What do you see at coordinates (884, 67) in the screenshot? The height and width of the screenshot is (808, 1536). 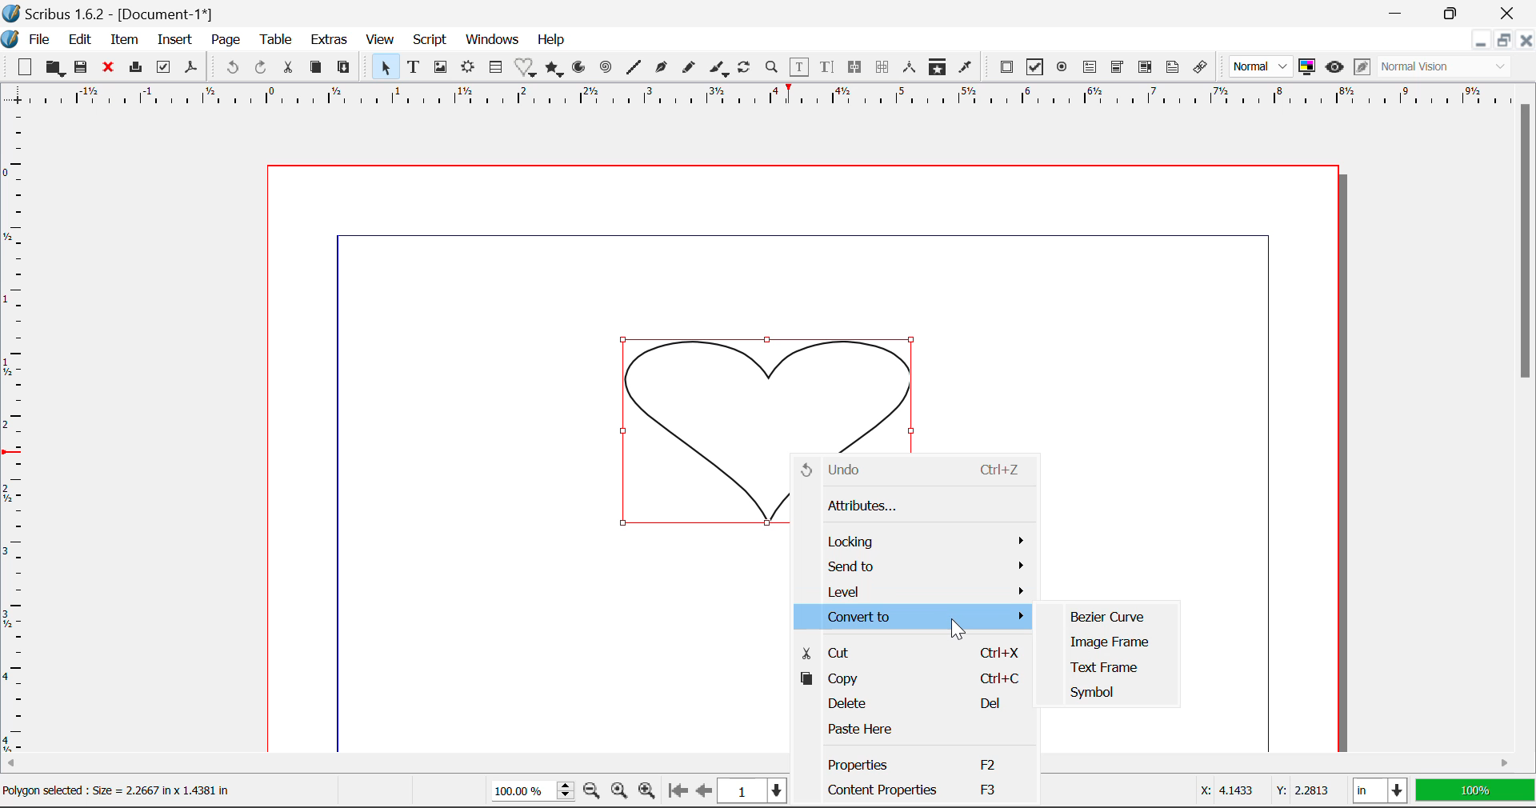 I see `Delink Text Frames` at bounding box center [884, 67].